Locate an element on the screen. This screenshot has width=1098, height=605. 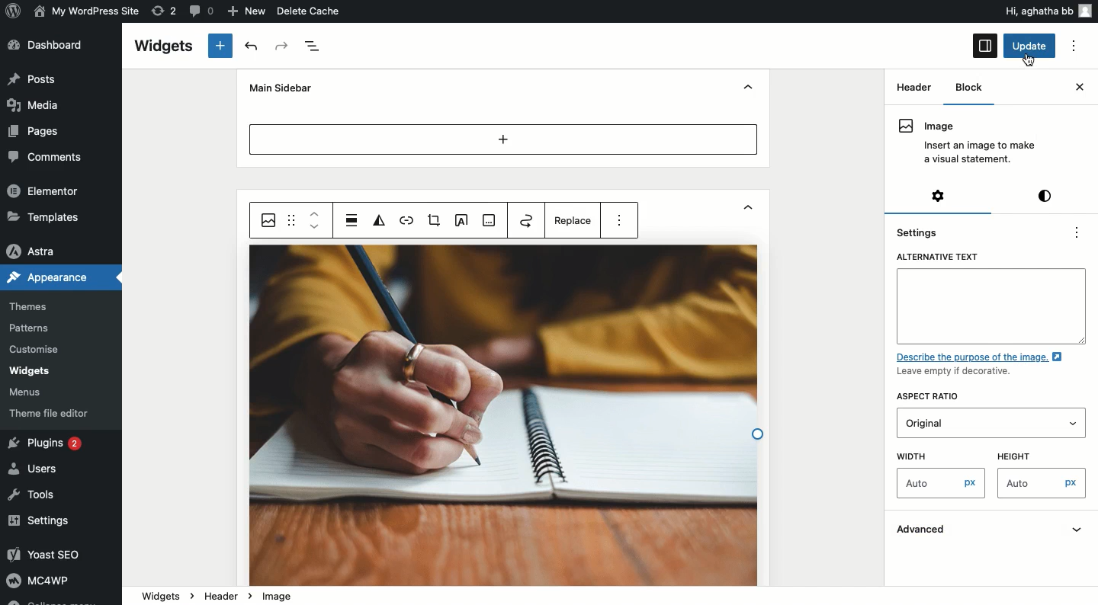
Posts is located at coordinates (34, 78).